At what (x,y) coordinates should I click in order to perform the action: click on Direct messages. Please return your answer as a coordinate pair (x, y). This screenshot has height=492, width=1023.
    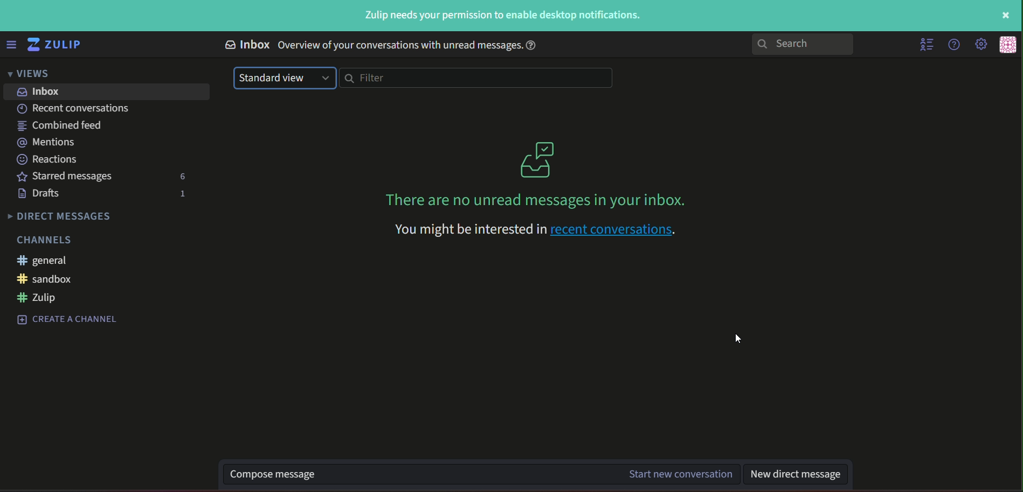
    Looking at the image, I should click on (61, 215).